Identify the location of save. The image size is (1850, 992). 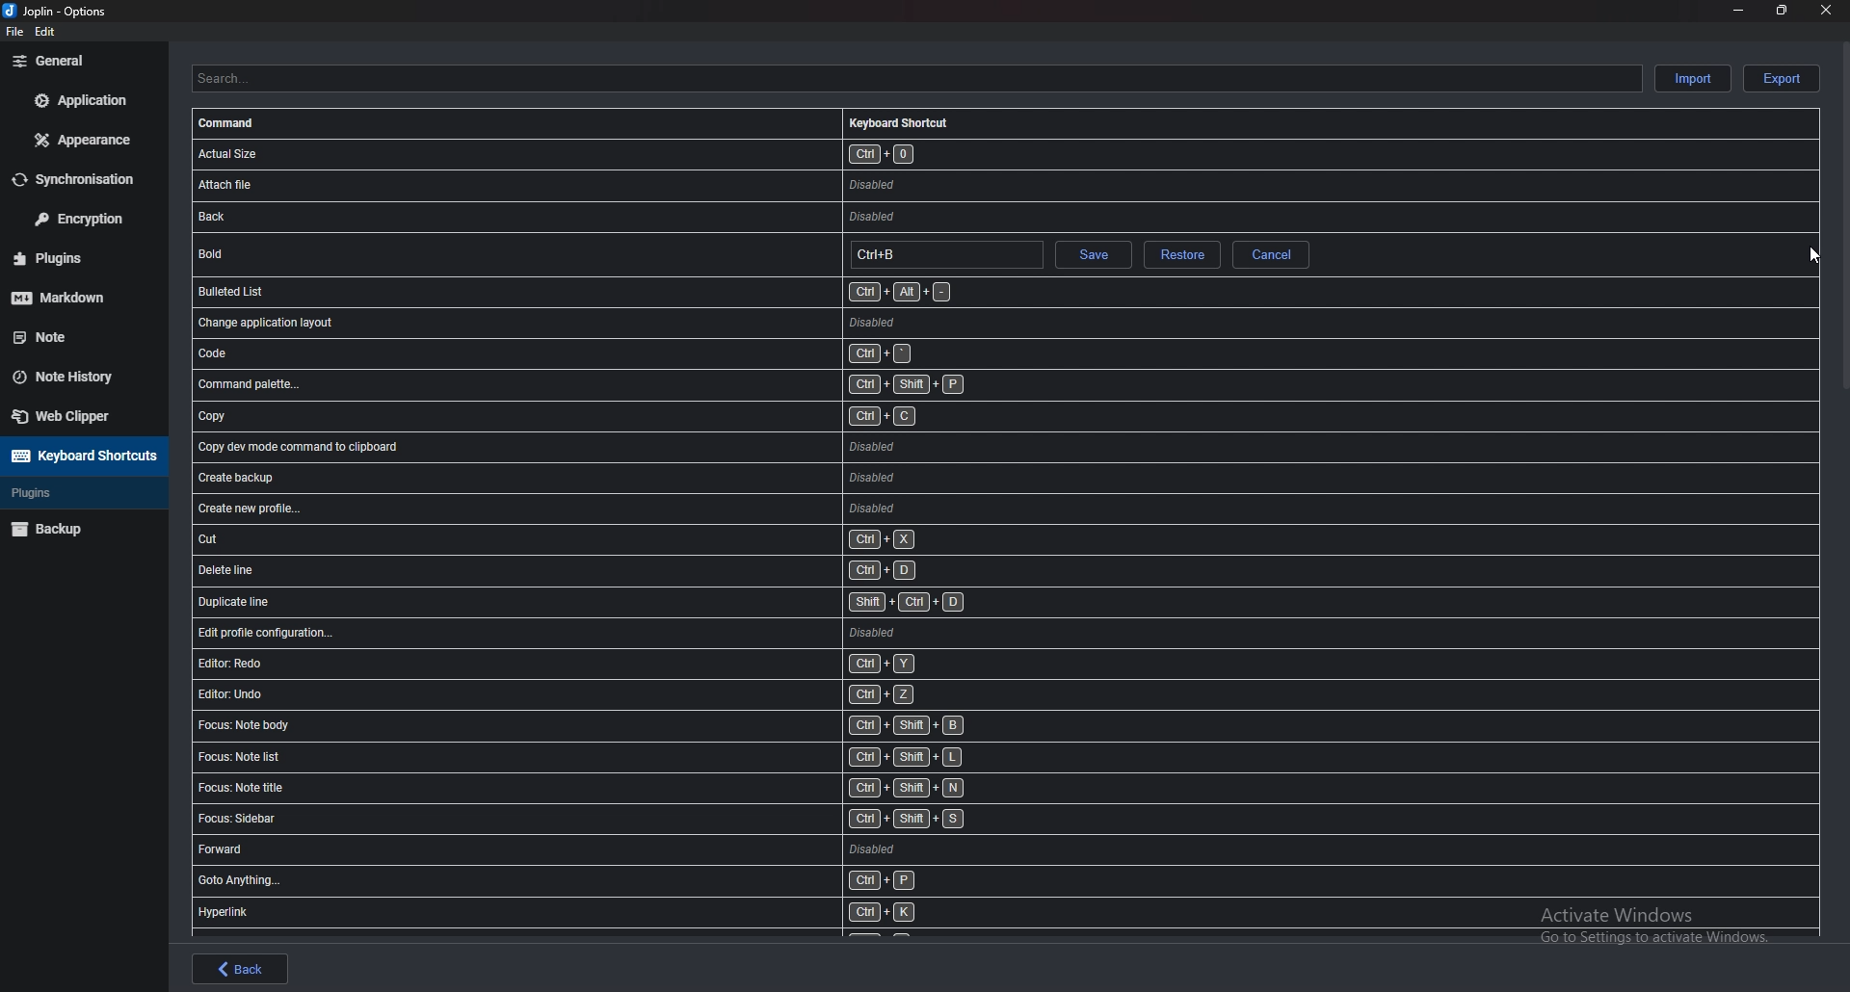
(1094, 255).